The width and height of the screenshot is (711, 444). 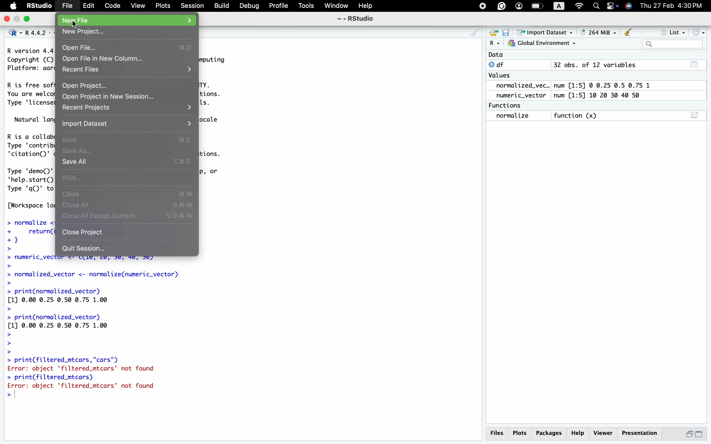 I want to click on [ > print(filtered_mtcars,"cars"), so click(x=63, y=360).